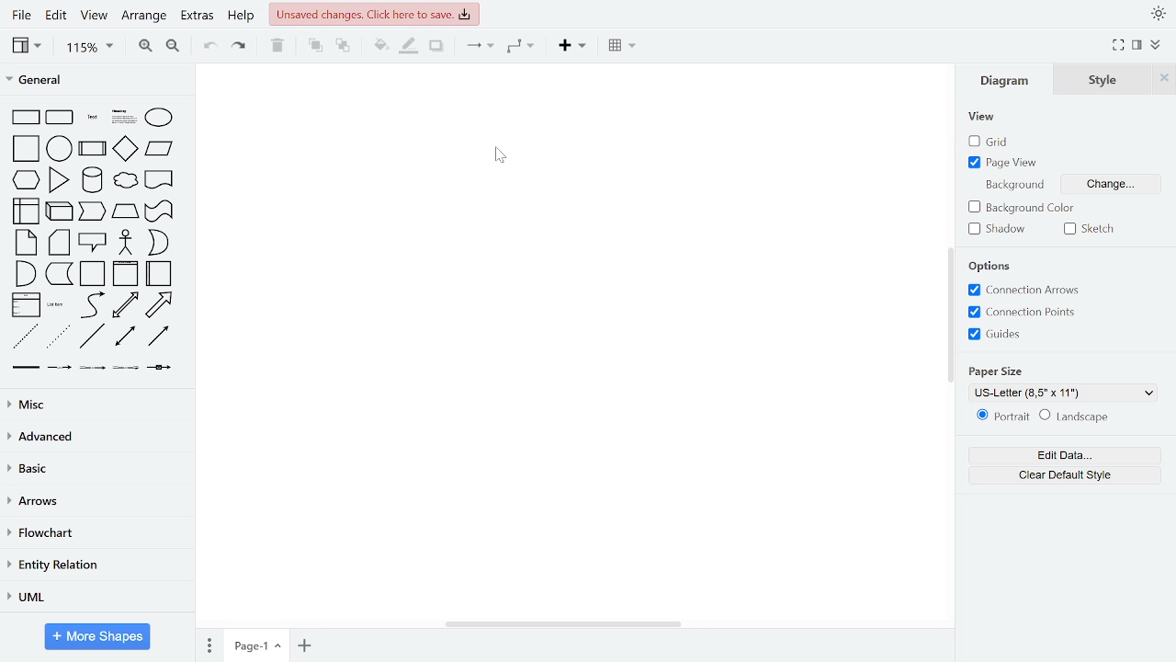 This screenshot has height=662, width=1176. I want to click on arrange, so click(146, 16).